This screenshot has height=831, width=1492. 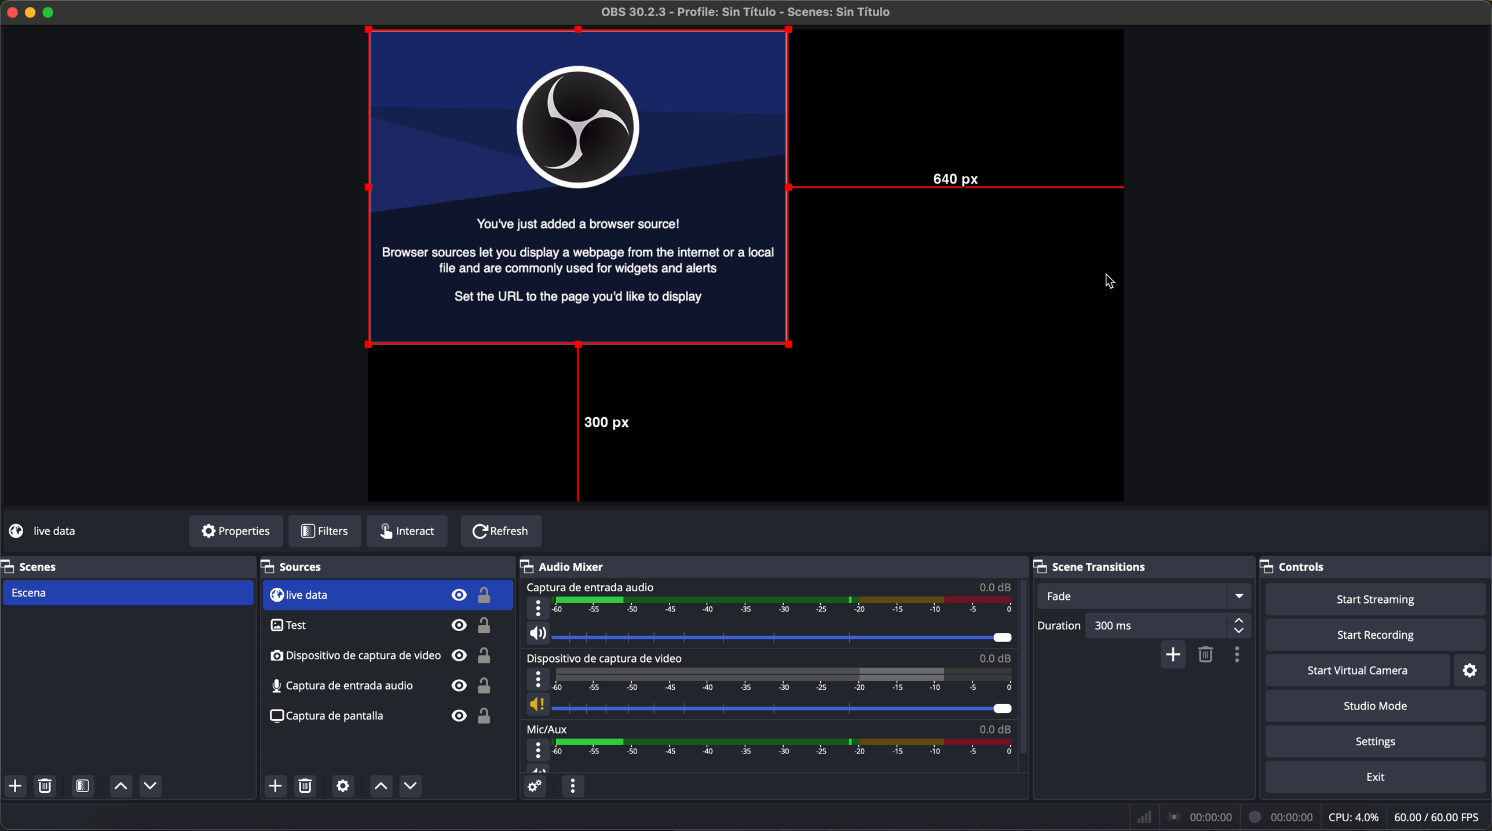 I want to click on advanced audio properties, so click(x=533, y=785).